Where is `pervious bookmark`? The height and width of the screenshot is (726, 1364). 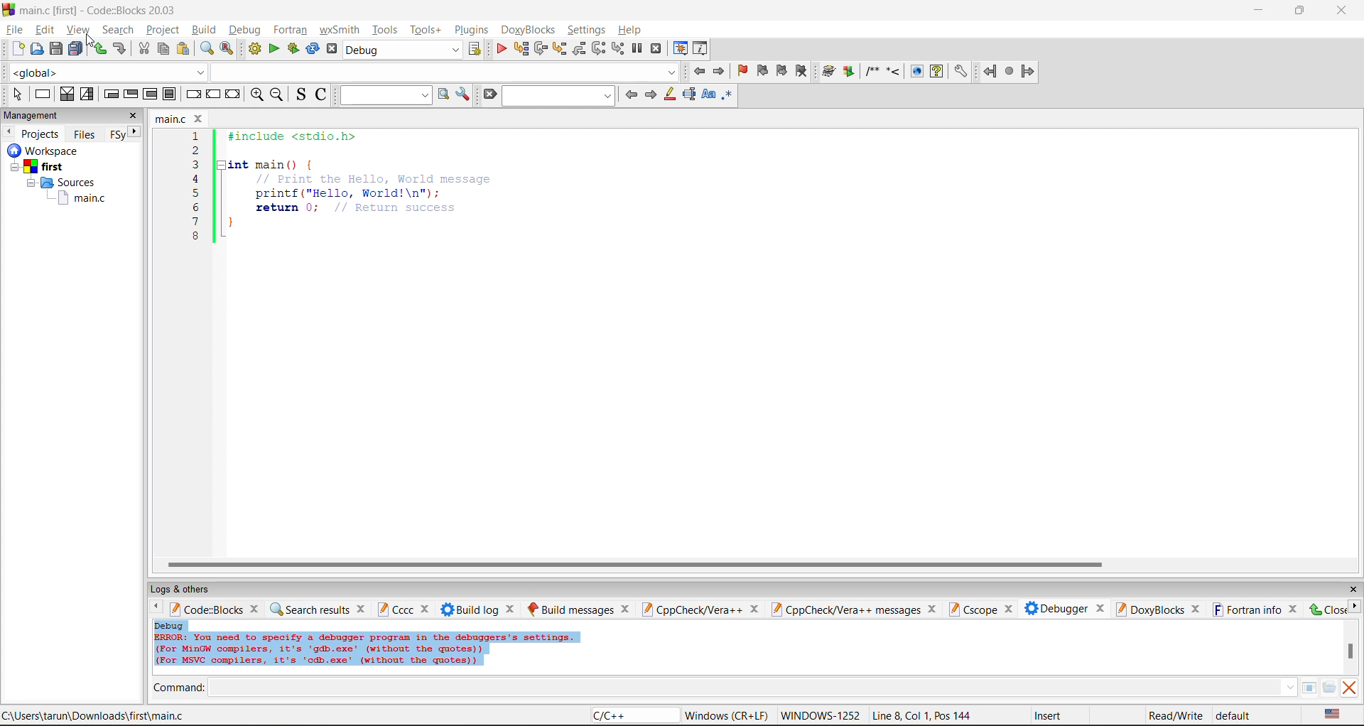 pervious bookmark is located at coordinates (764, 72).